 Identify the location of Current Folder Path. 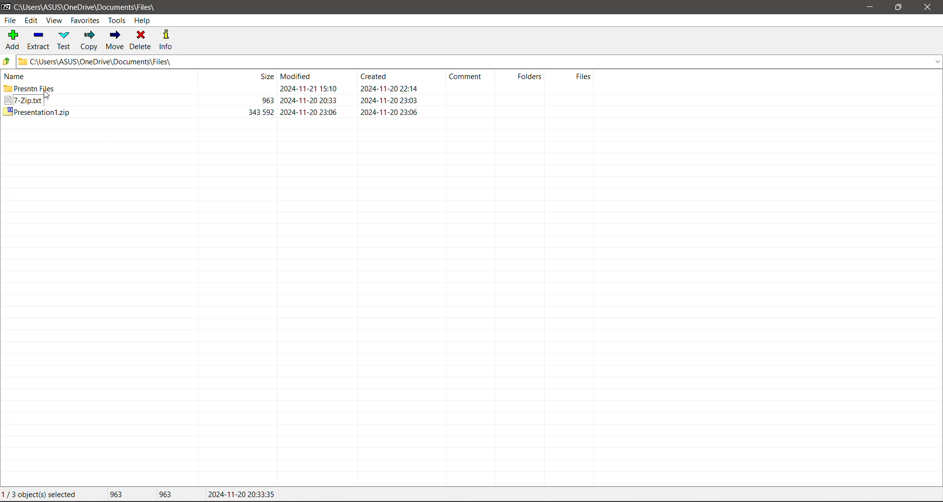
(478, 61).